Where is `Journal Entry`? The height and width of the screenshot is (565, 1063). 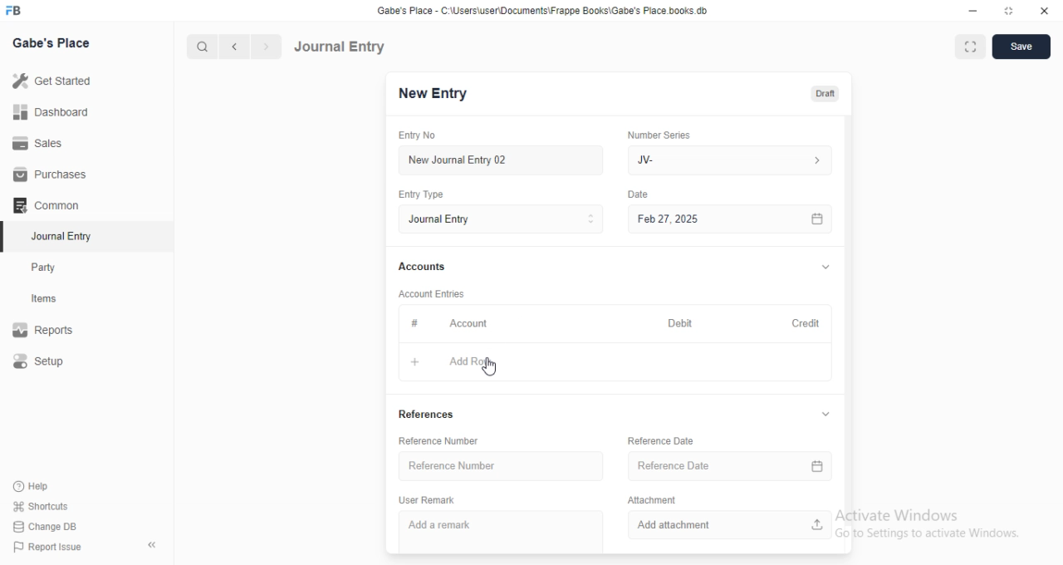
Journal Entry is located at coordinates (58, 236).